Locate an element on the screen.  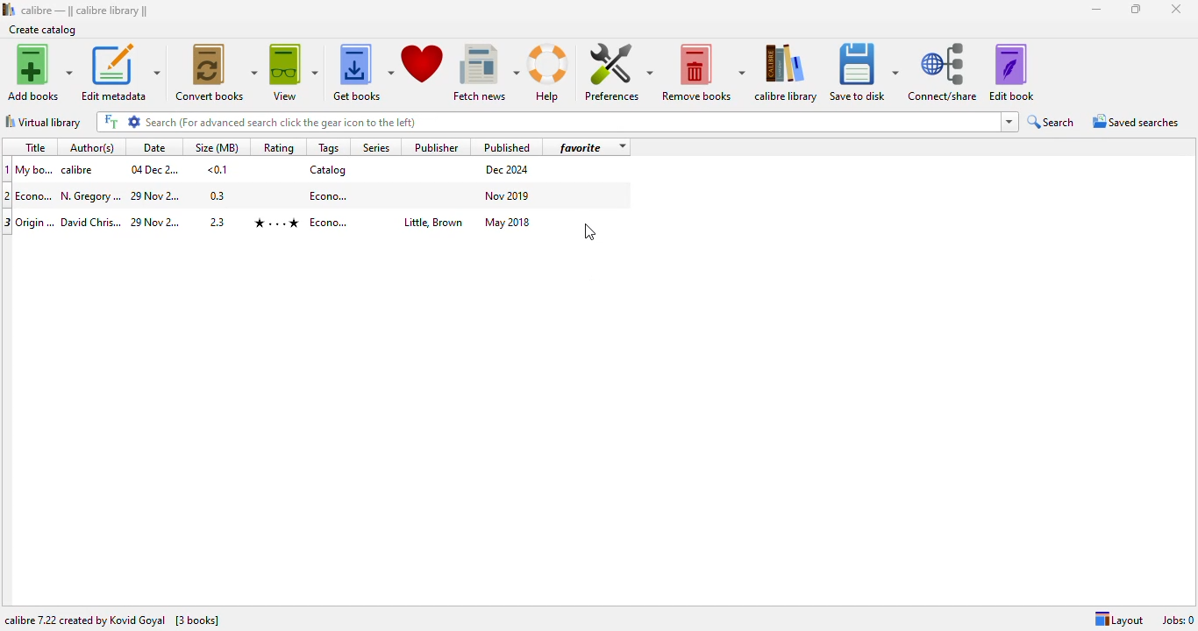
2 is located at coordinates (8, 195).